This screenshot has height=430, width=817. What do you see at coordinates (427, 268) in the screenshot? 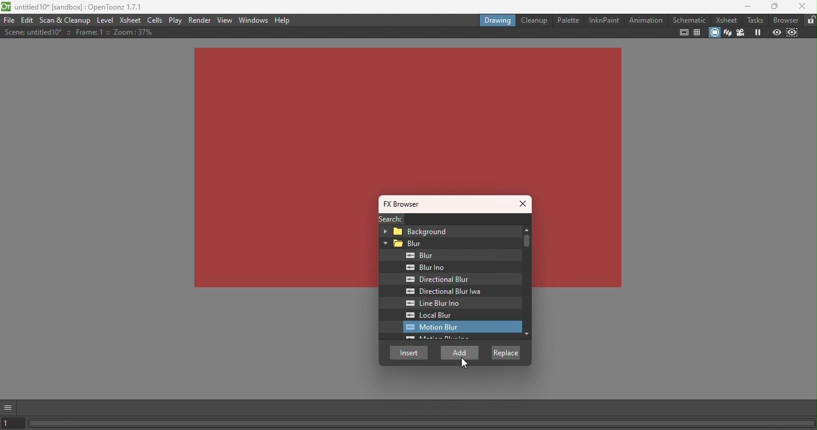
I see `Blur inp` at bounding box center [427, 268].